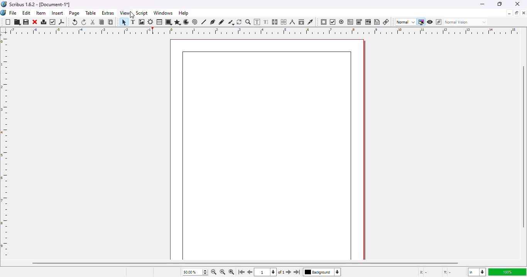  I want to click on link text frames, so click(275, 22).